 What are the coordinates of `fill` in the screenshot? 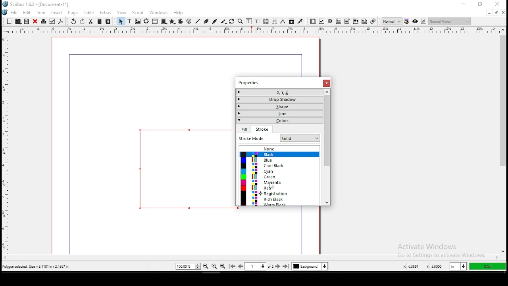 It's located at (244, 130).